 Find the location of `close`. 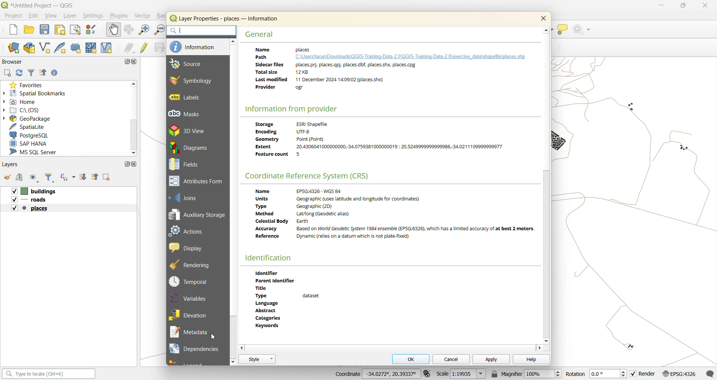

close is located at coordinates (544, 19).